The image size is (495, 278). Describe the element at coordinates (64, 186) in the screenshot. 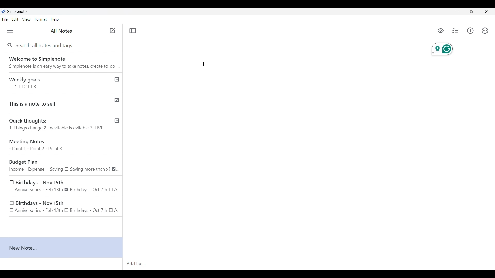

I see ` Birthdays - Nov 15th ` at that location.